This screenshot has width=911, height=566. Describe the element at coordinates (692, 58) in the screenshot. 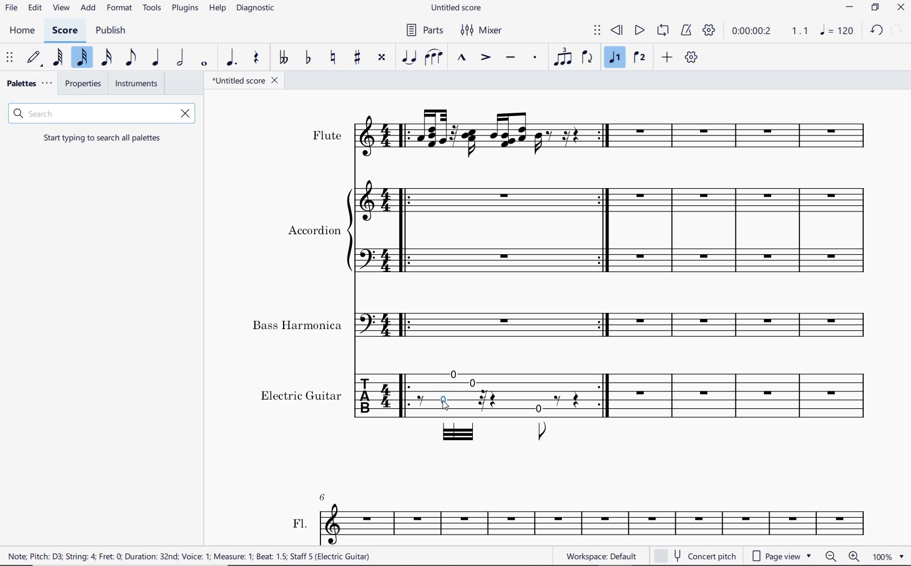

I see `customize toolbar` at that location.